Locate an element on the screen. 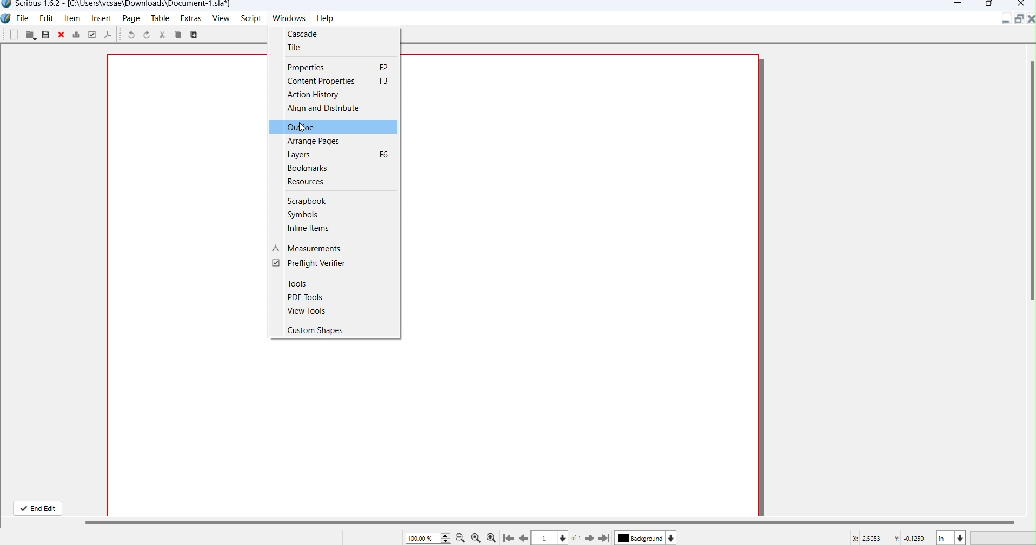  foward is located at coordinates (589, 537).